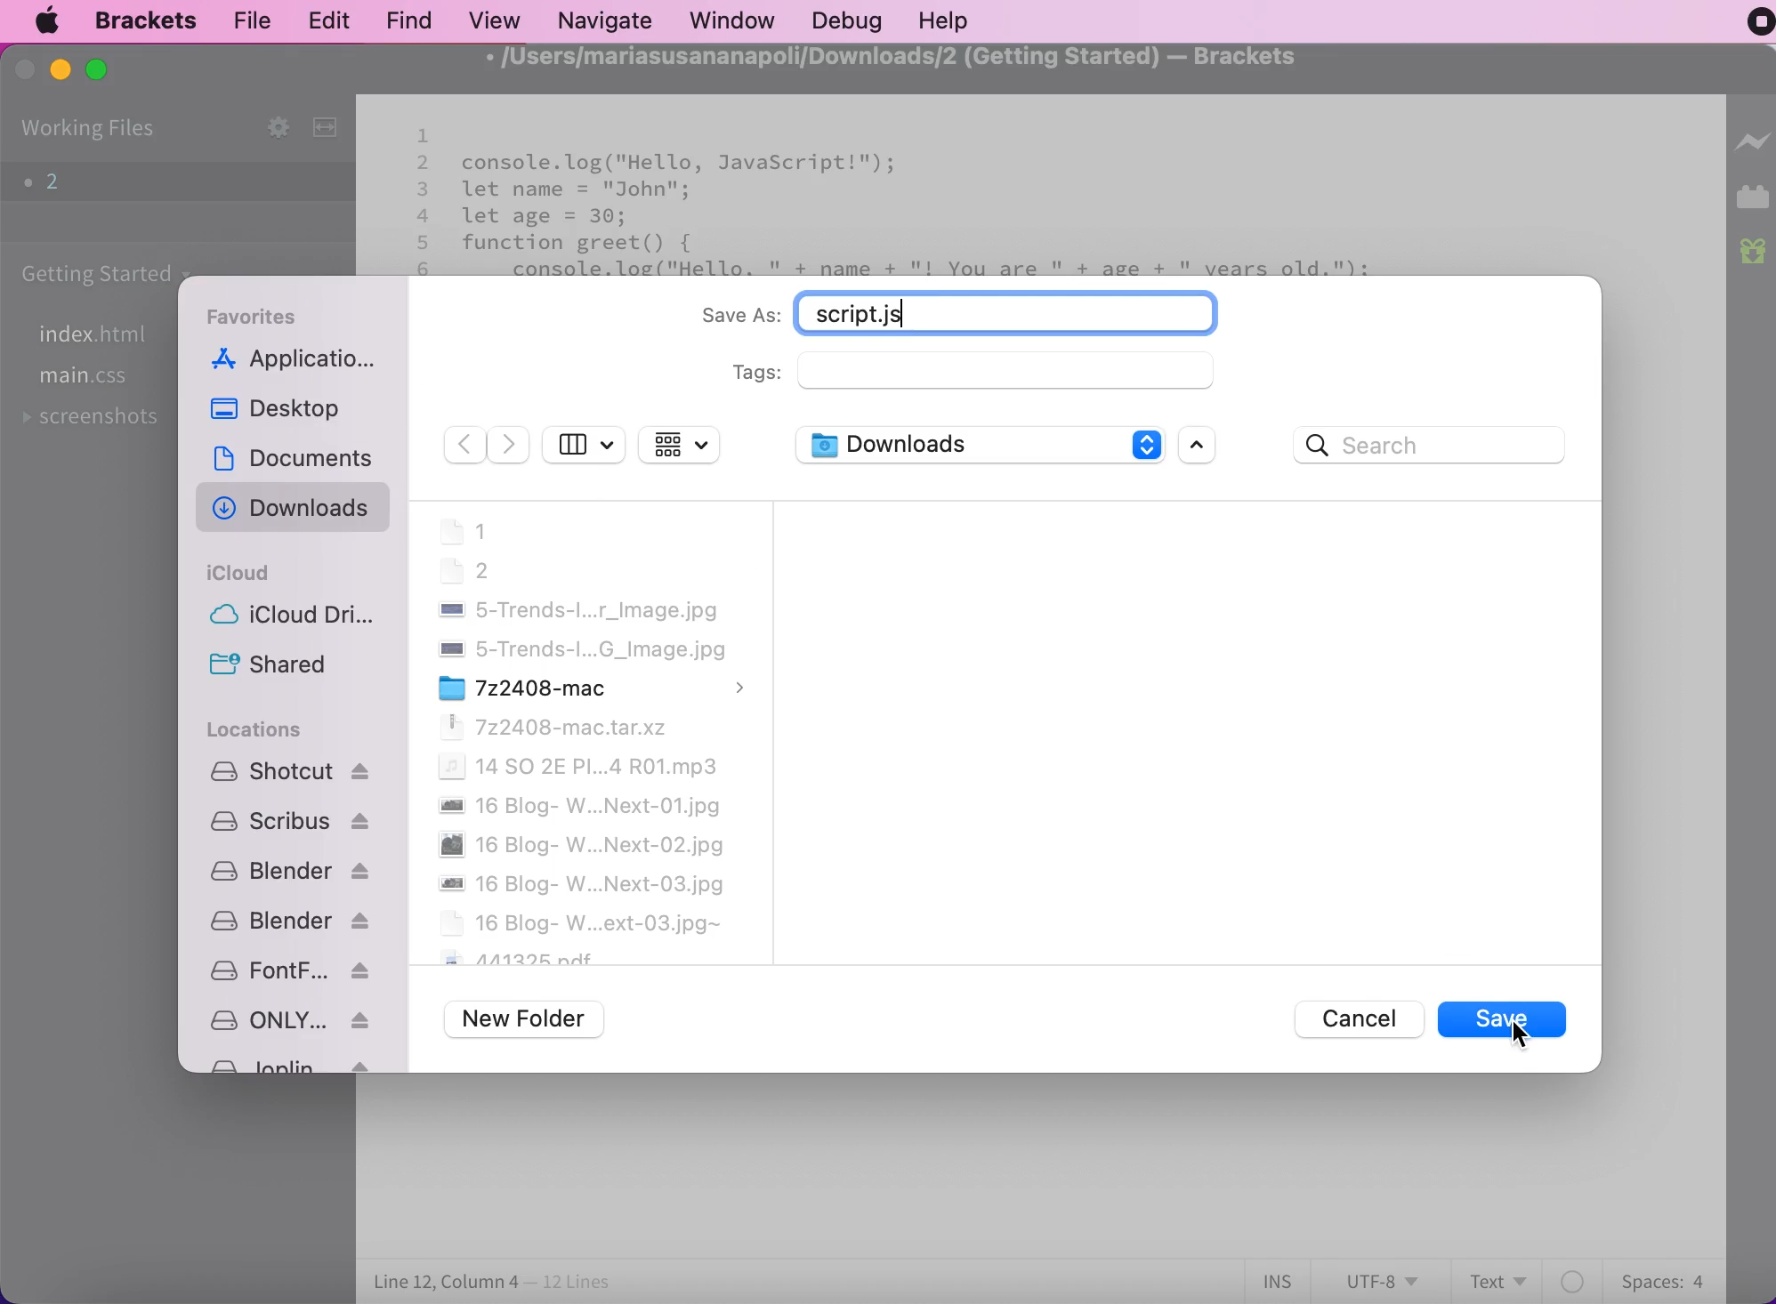 This screenshot has width=1776, height=1304. I want to click on change the item grouping, so click(687, 447).